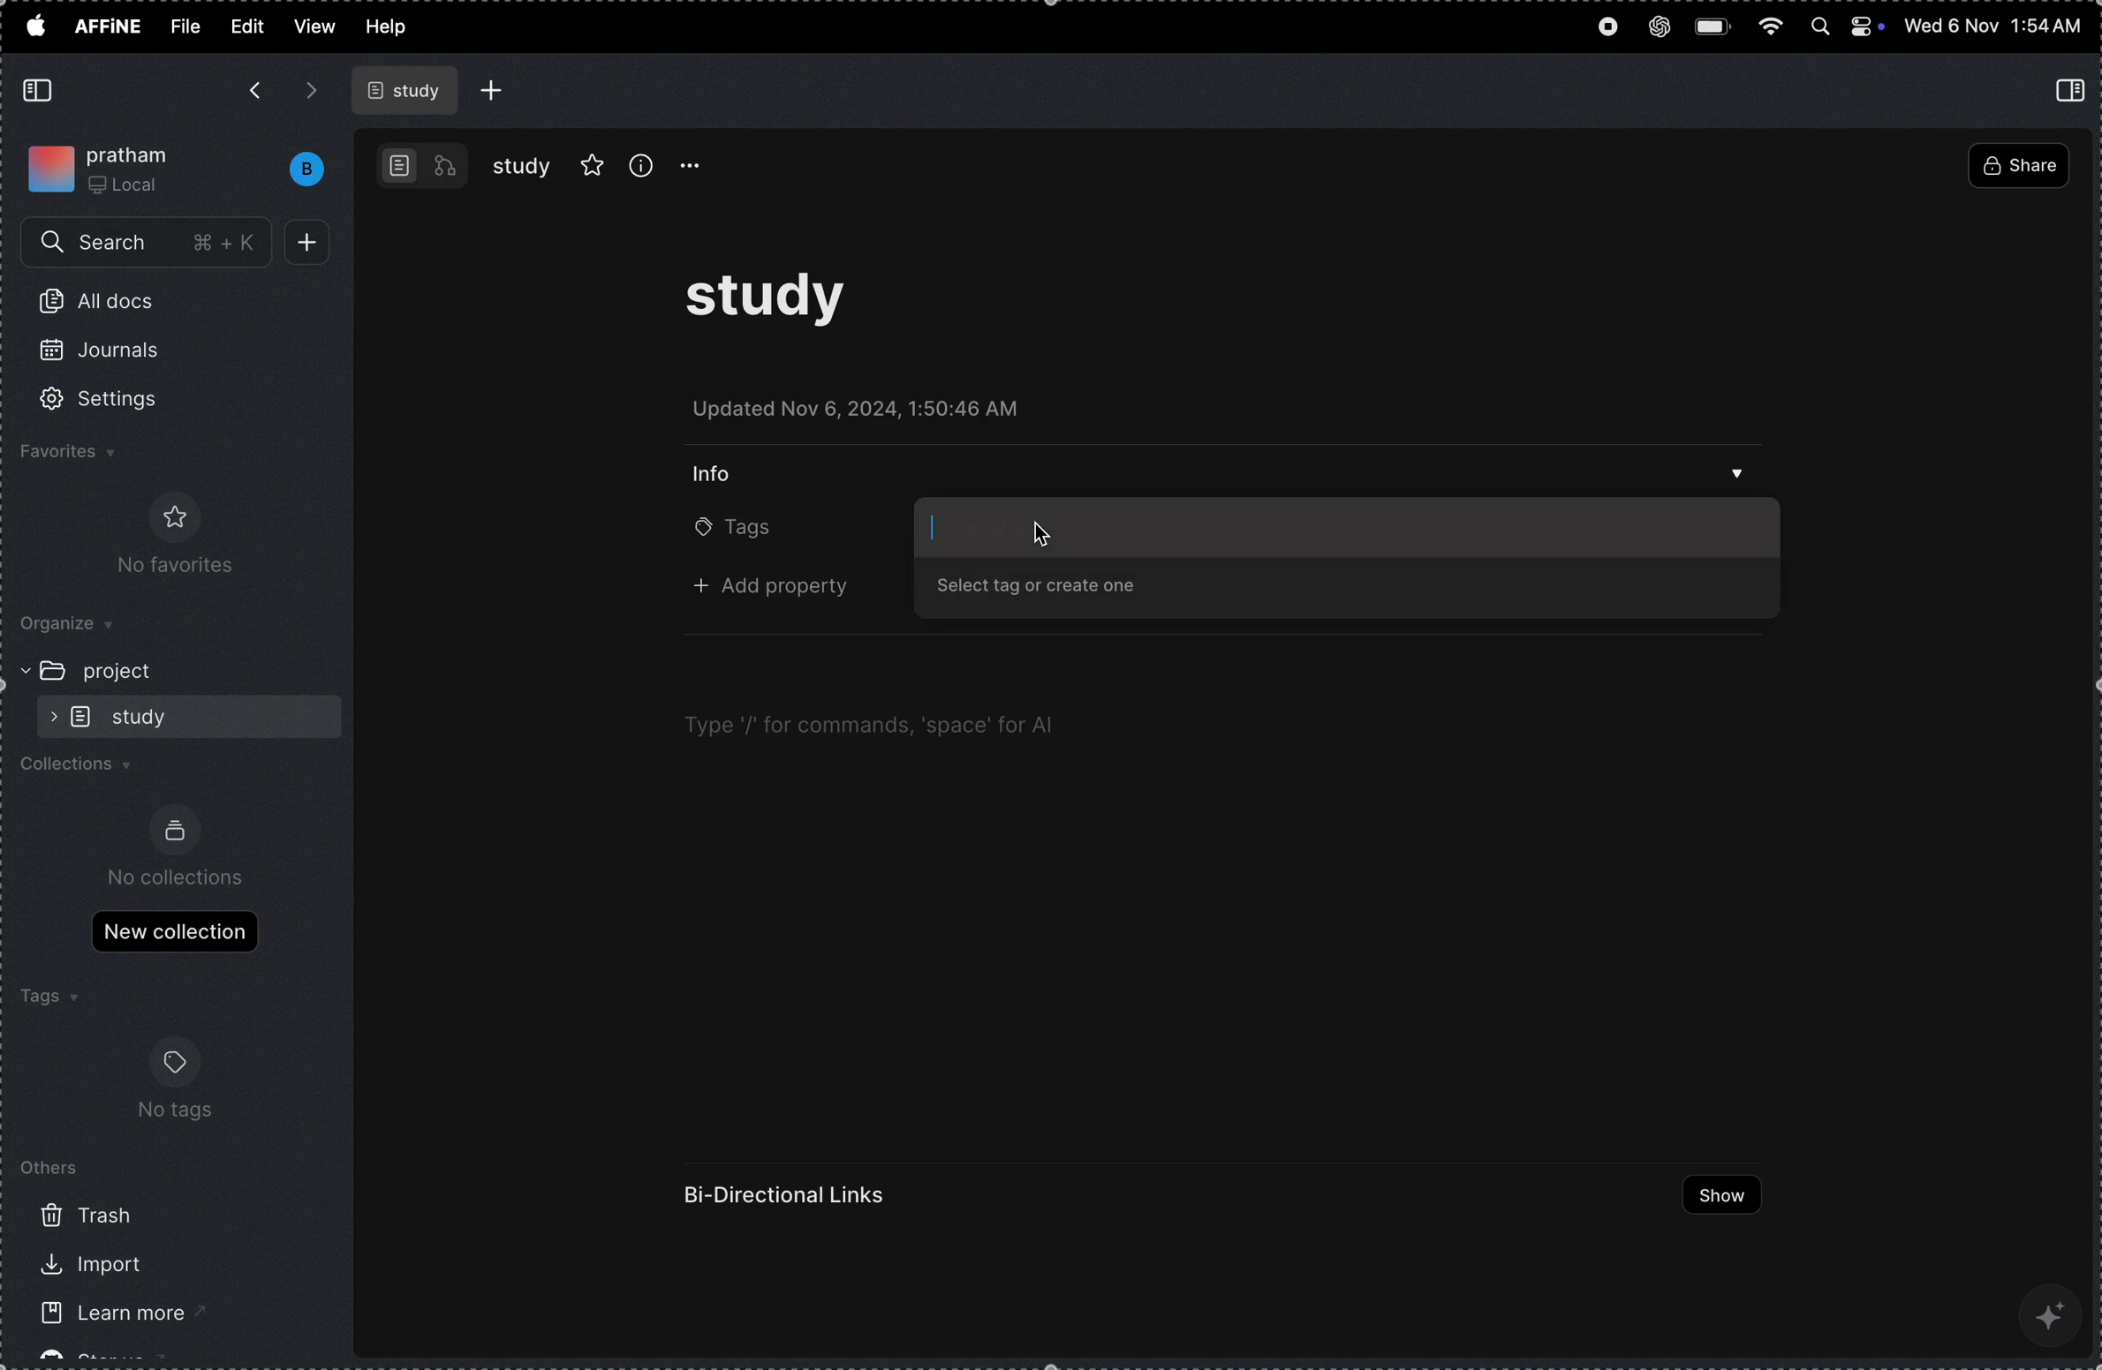 This screenshot has width=2102, height=1370. I want to click on study task, so click(781, 306).